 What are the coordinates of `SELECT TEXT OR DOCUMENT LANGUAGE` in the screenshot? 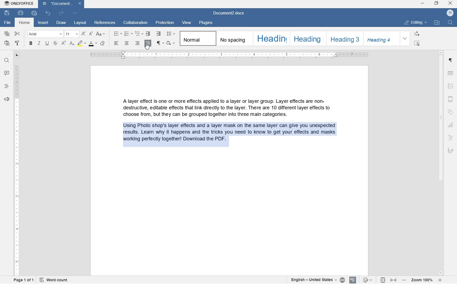 It's located at (318, 280).